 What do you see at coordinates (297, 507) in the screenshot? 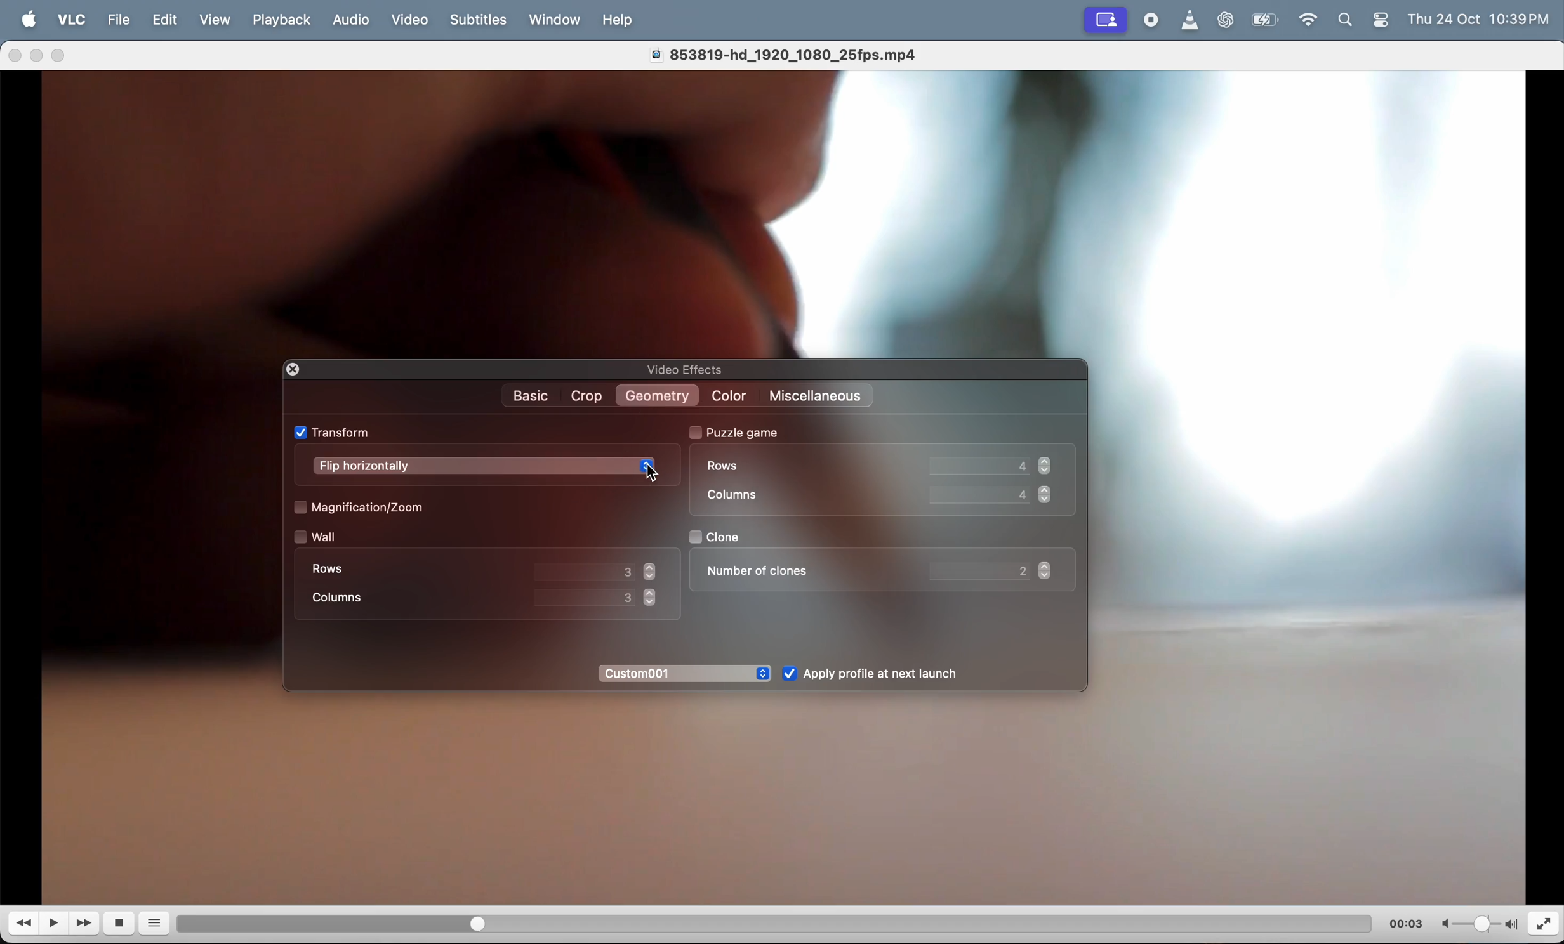
I see `check box` at bounding box center [297, 507].